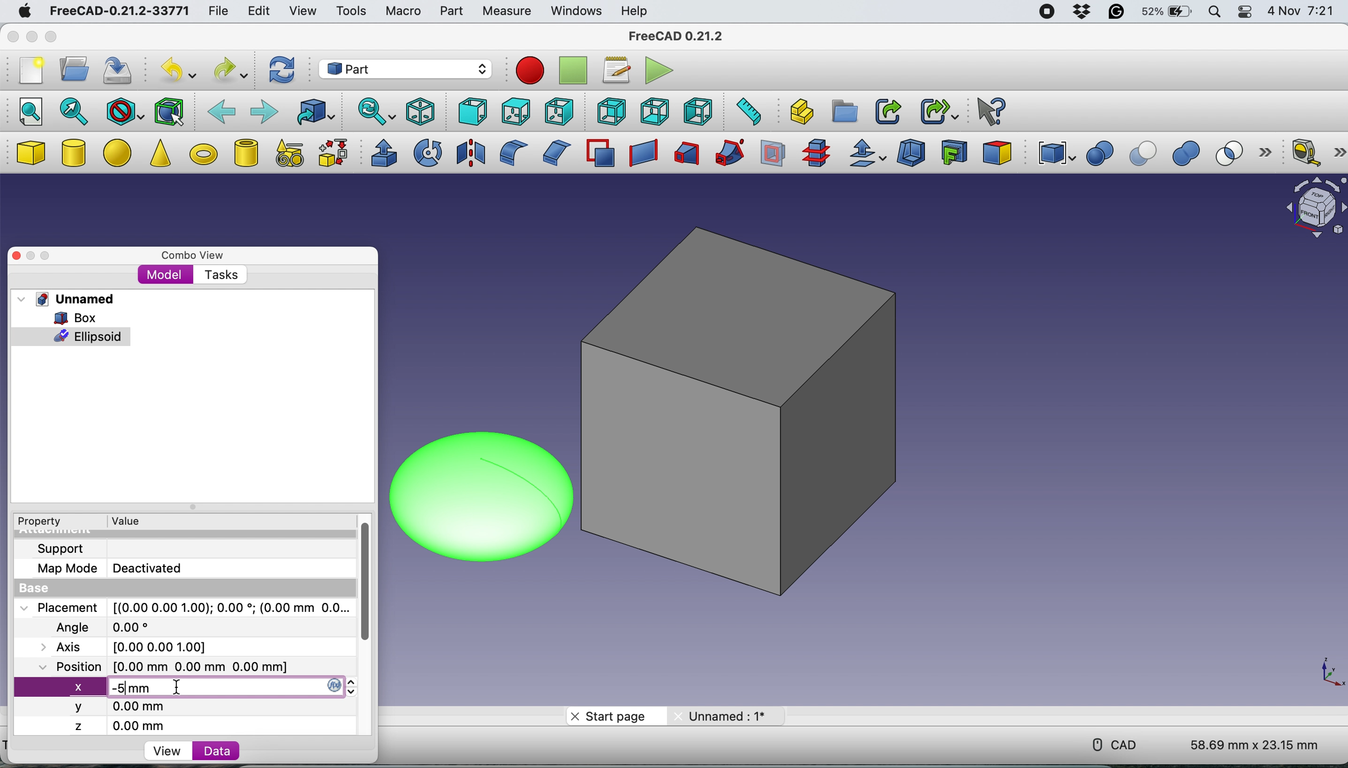 Image resolution: width=1348 pixels, height=768 pixels. Describe the element at coordinates (403, 12) in the screenshot. I see `macro` at that location.